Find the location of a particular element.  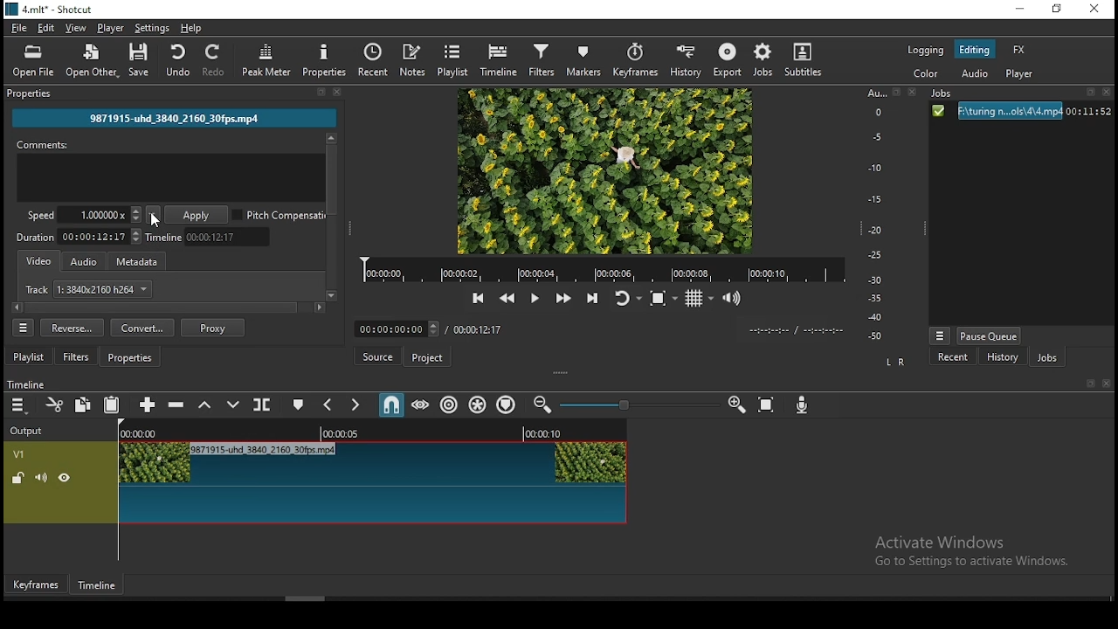

create/edit marker is located at coordinates (299, 404).